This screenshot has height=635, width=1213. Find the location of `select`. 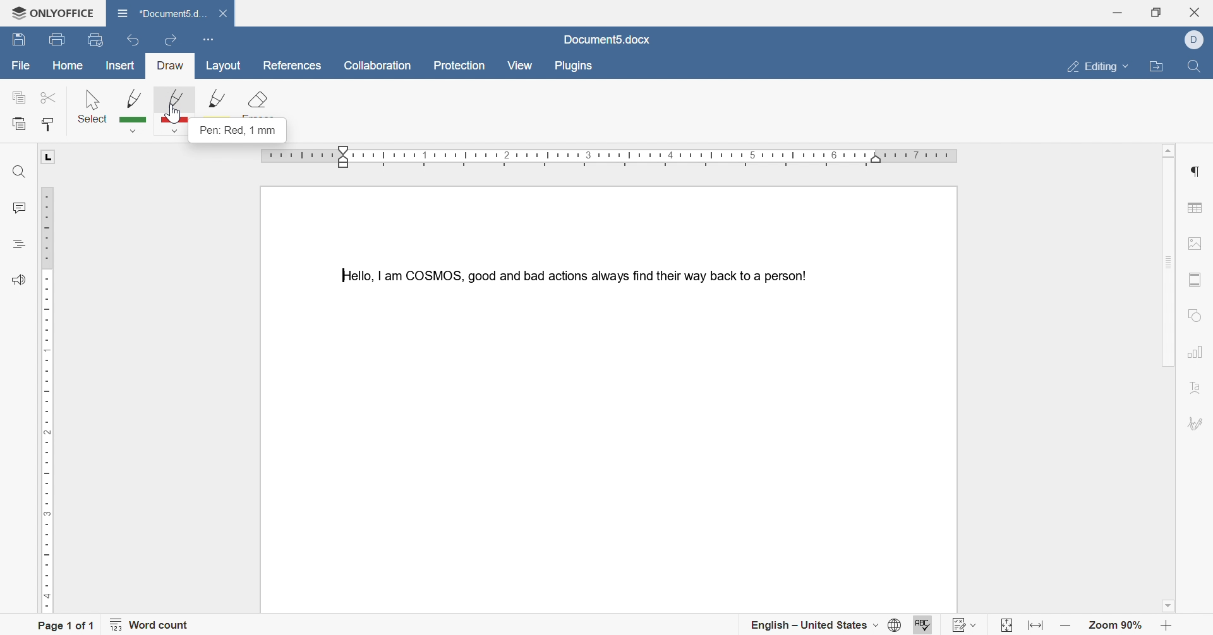

select is located at coordinates (93, 105).